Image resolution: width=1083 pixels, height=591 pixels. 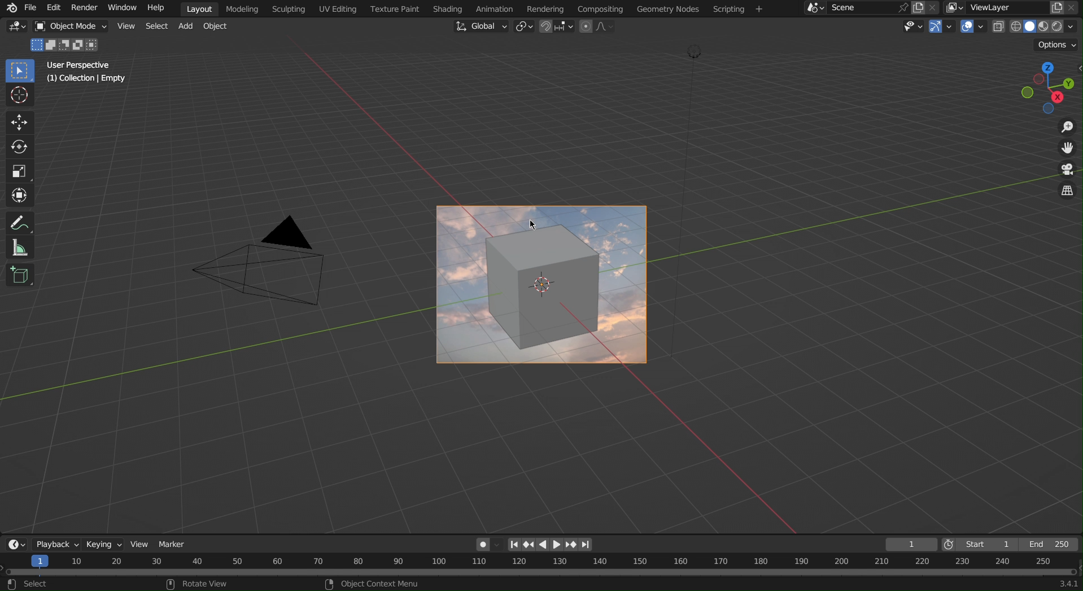 I want to click on Help, so click(x=155, y=8).